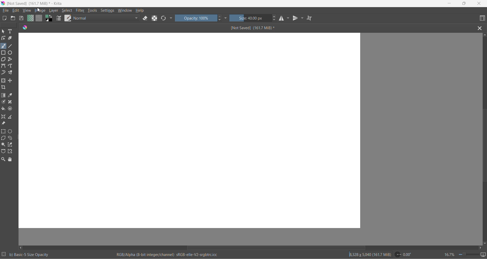  What do you see at coordinates (296, 19) in the screenshot?
I see `vertical mirror tool` at bounding box center [296, 19].